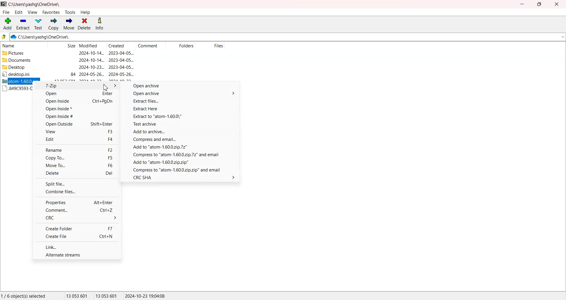 The height and width of the screenshot is (300, 566). Describe the element at coordinates (76, 124) in the screenshot. I see `Open Outside` at that location.